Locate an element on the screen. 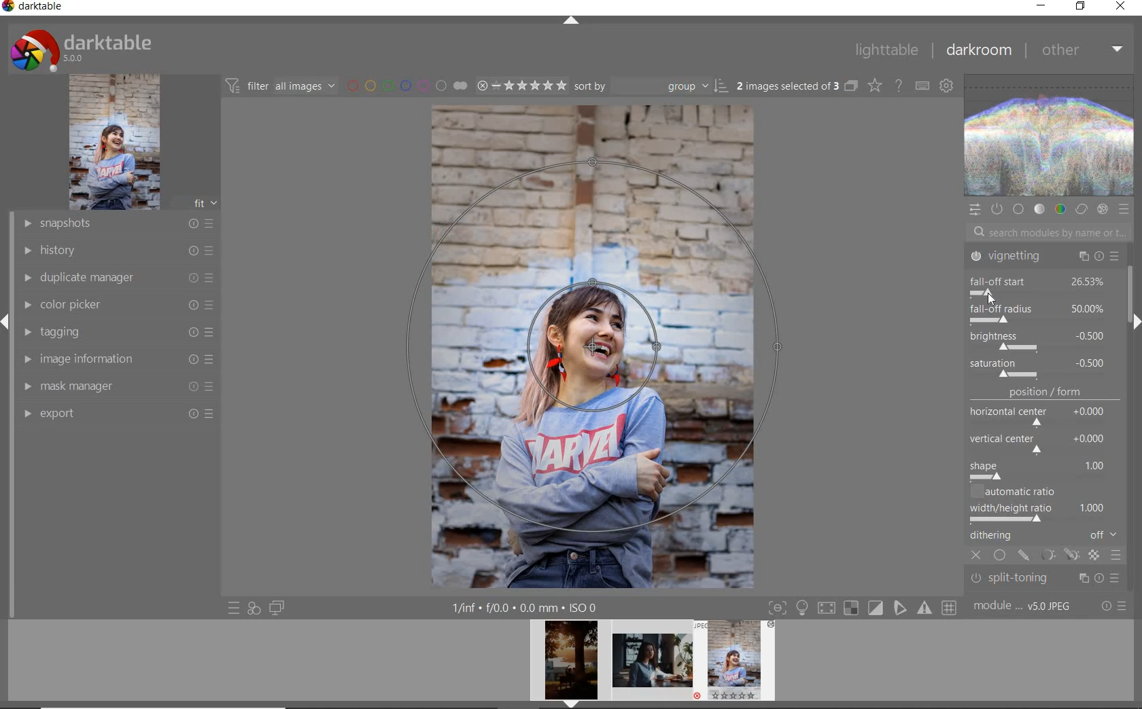  toggle modes is located at coordinates (863, 606).